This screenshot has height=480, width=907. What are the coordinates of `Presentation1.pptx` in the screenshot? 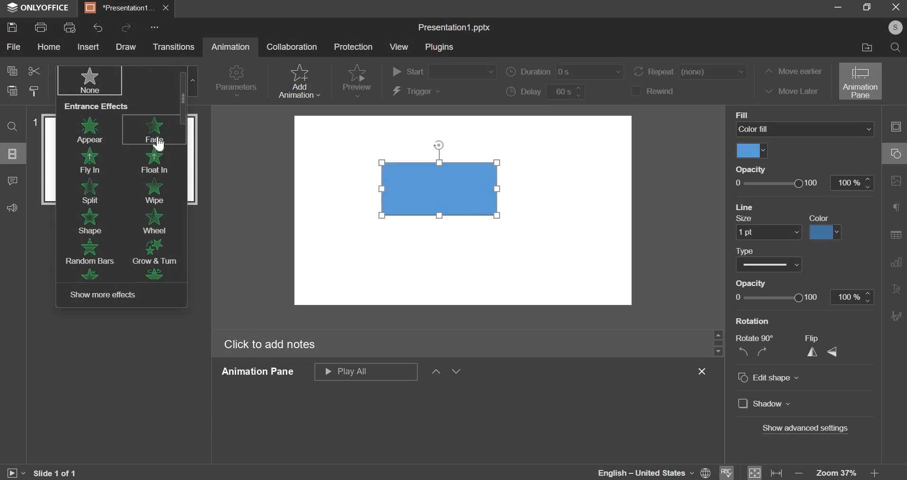 It's located at (457, 27).